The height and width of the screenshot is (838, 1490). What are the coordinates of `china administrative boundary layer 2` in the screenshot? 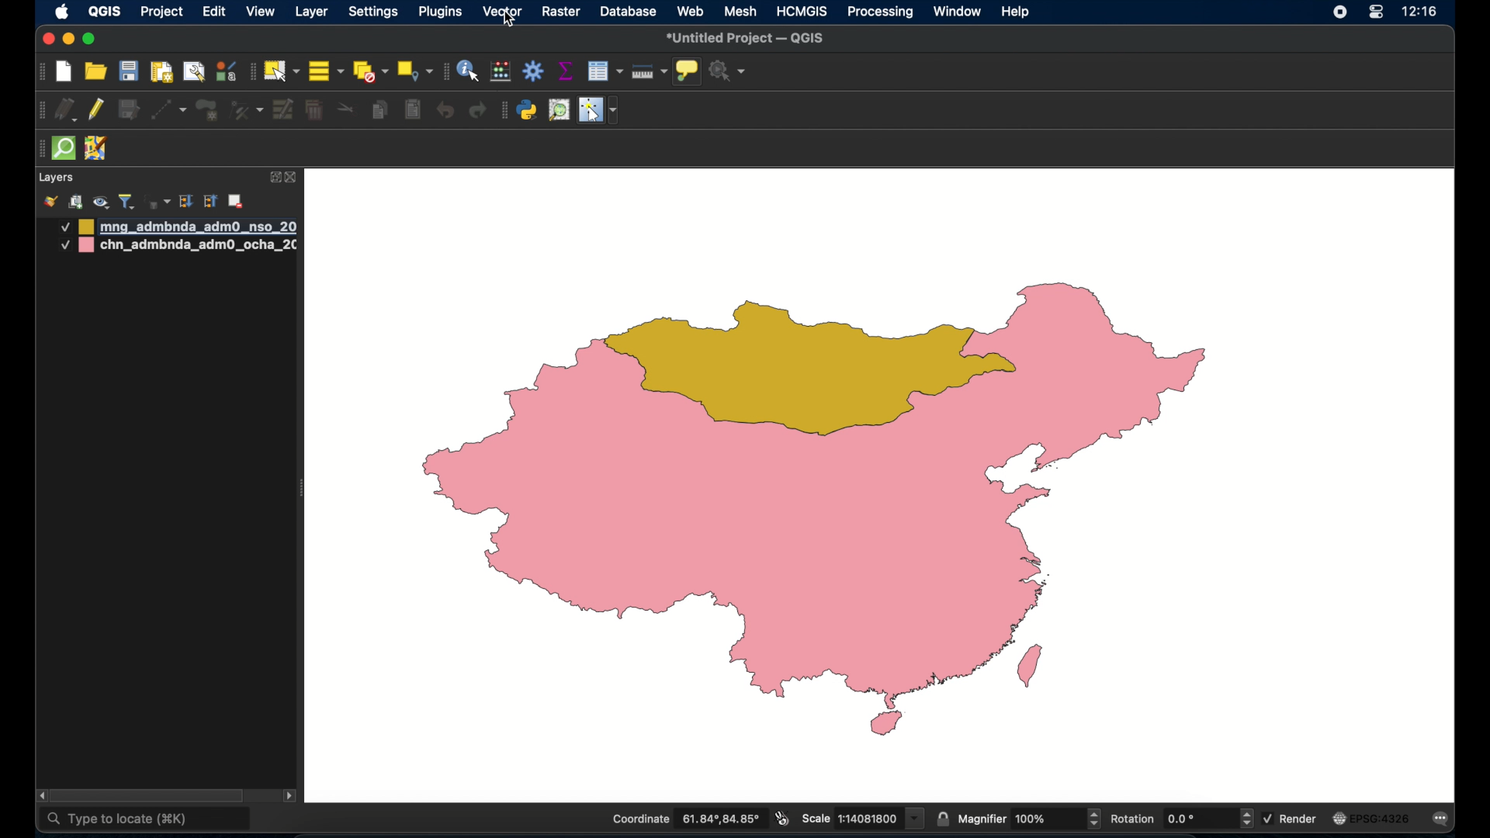 It's located at (178, 247).